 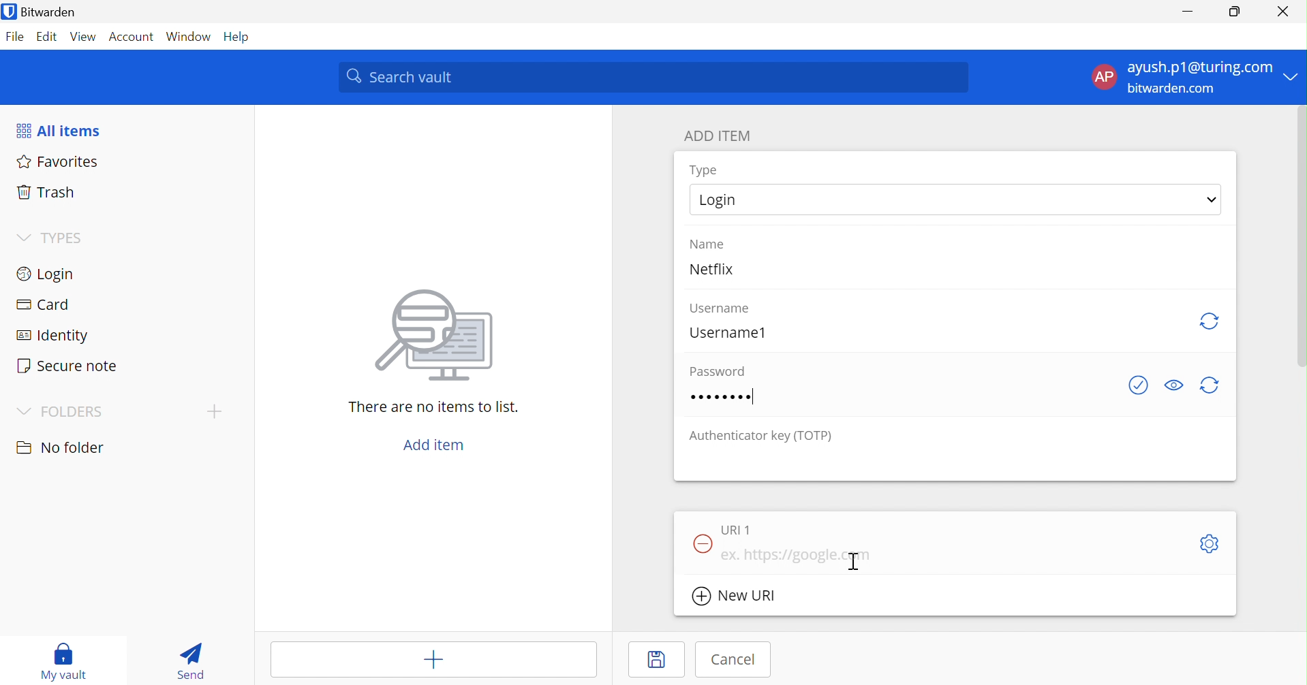 I want to click on Secure note, so click(x=69, y=364).